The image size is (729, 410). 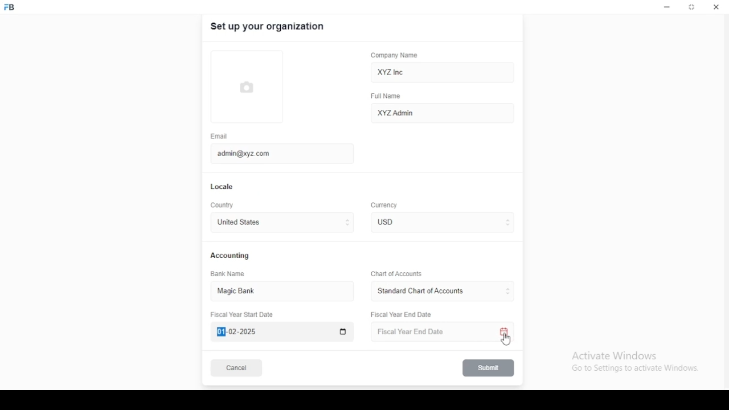 What do you see at coordinates (715, 7) in the screenshot?
I see `close window` at bounding box center [715, 7].